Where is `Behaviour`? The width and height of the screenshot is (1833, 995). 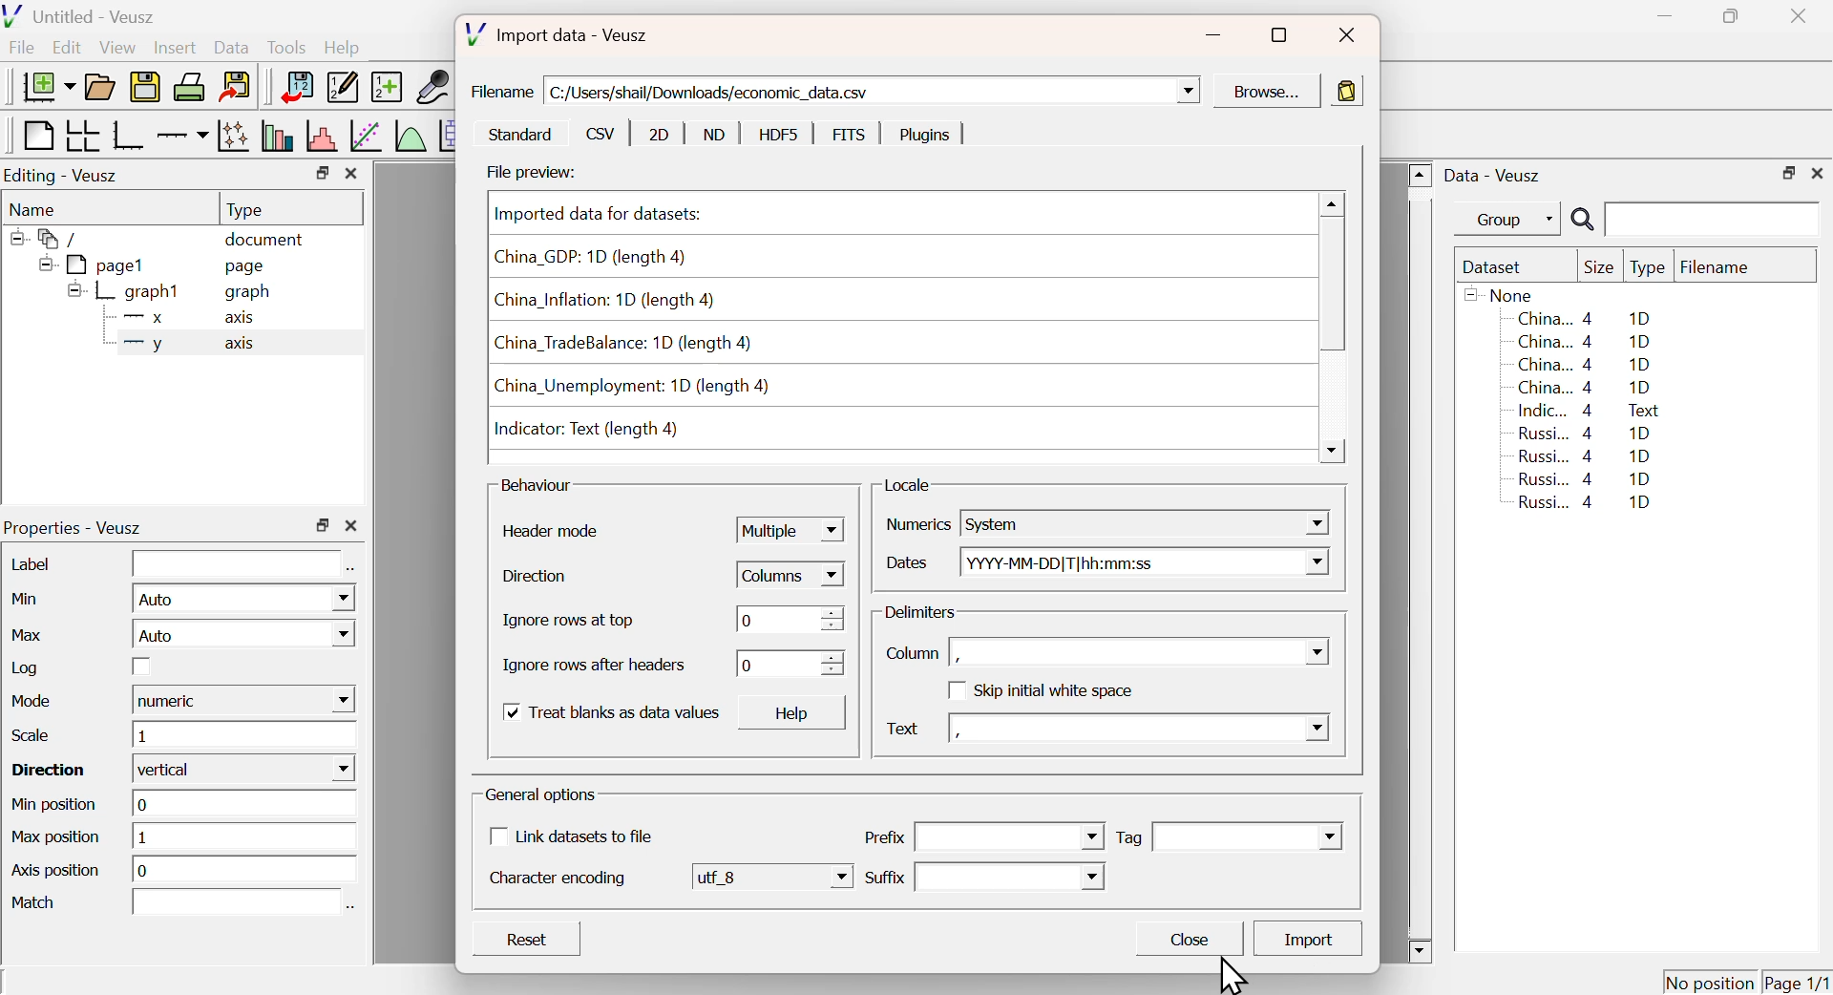 Behaviour is located at coordinates (535, 487).